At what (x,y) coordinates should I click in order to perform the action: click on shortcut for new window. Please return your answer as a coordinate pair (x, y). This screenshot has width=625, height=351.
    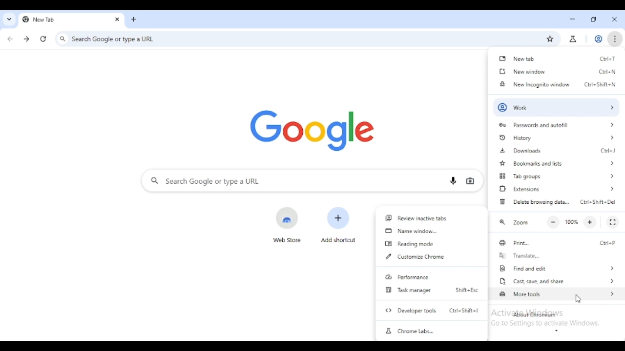
    Looking at the image, I should click on (607, 72).